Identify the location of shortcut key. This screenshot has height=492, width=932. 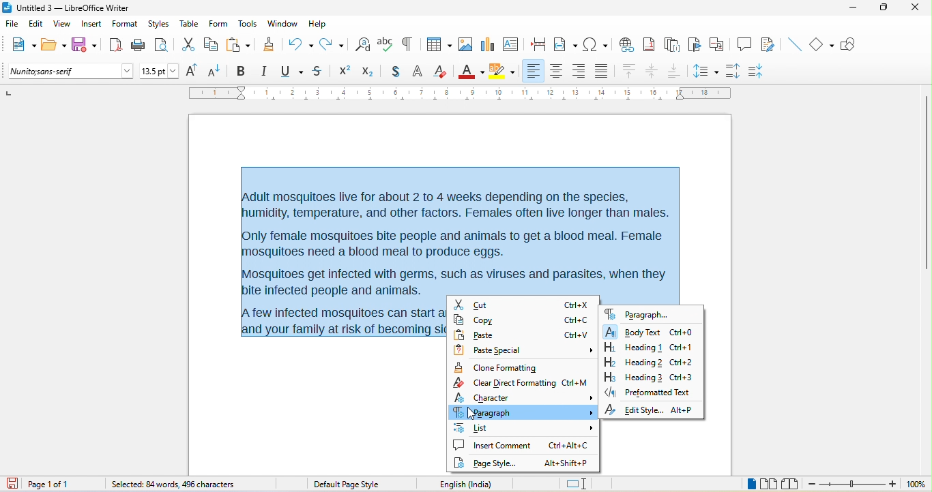
(683, 363).